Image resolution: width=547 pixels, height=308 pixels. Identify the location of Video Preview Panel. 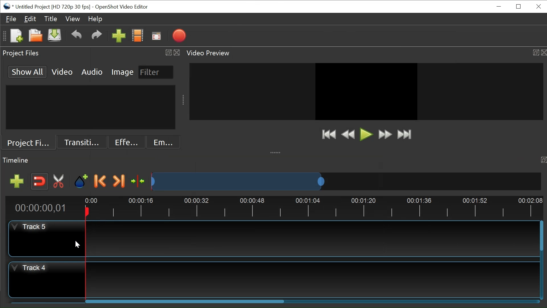
(365, 53).